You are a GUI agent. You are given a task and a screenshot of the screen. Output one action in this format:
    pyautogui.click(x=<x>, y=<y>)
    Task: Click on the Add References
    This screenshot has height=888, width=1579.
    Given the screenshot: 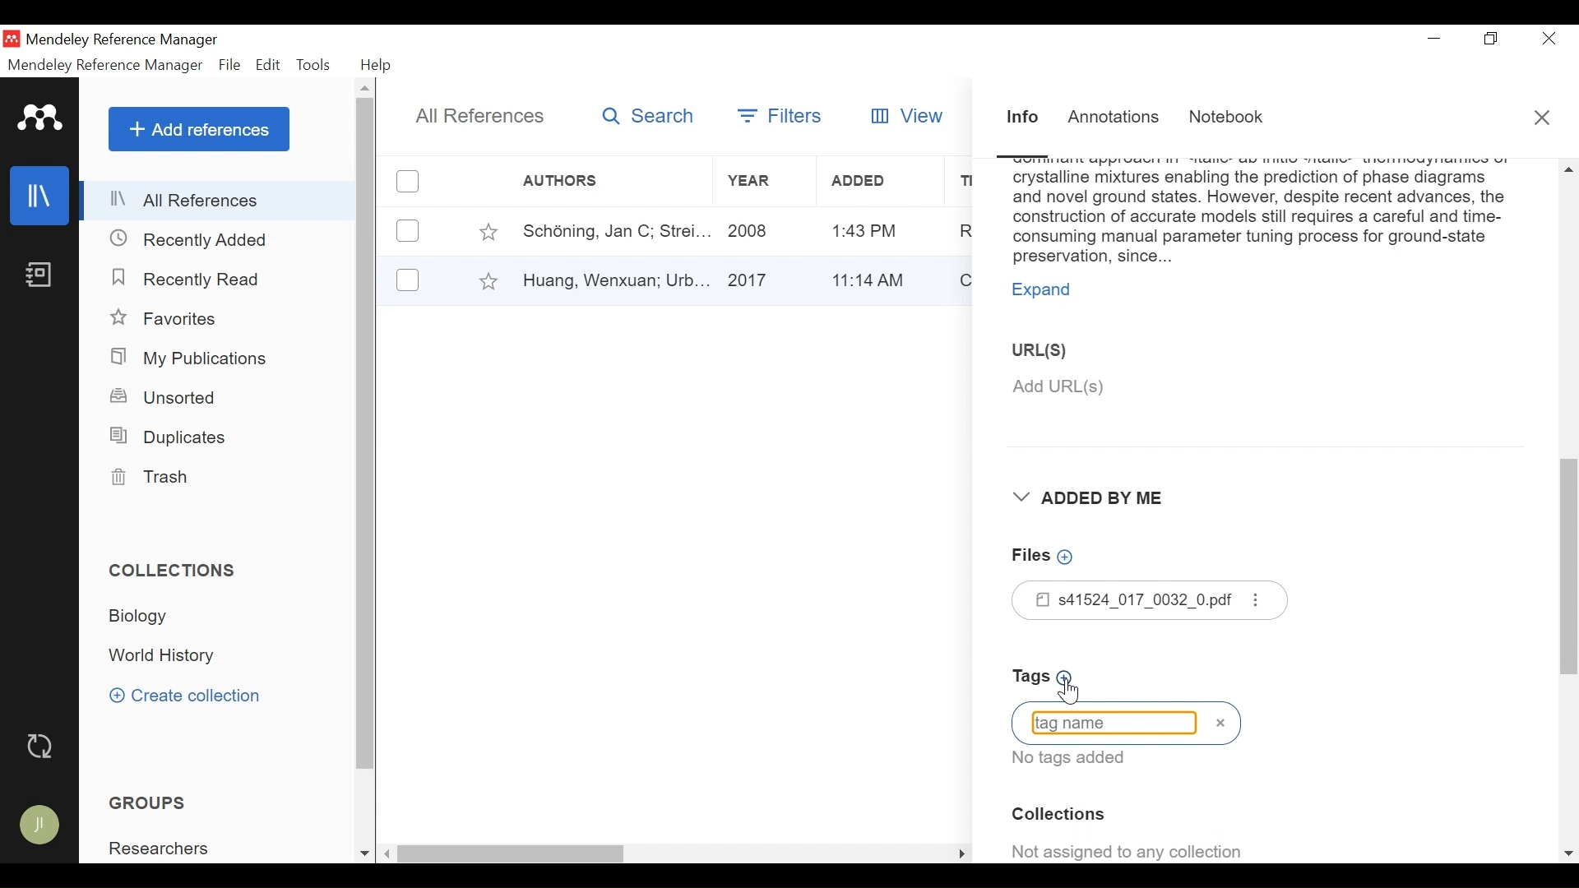 What is the action you would take?
    pyautogui.click(x=199, y=129)
    